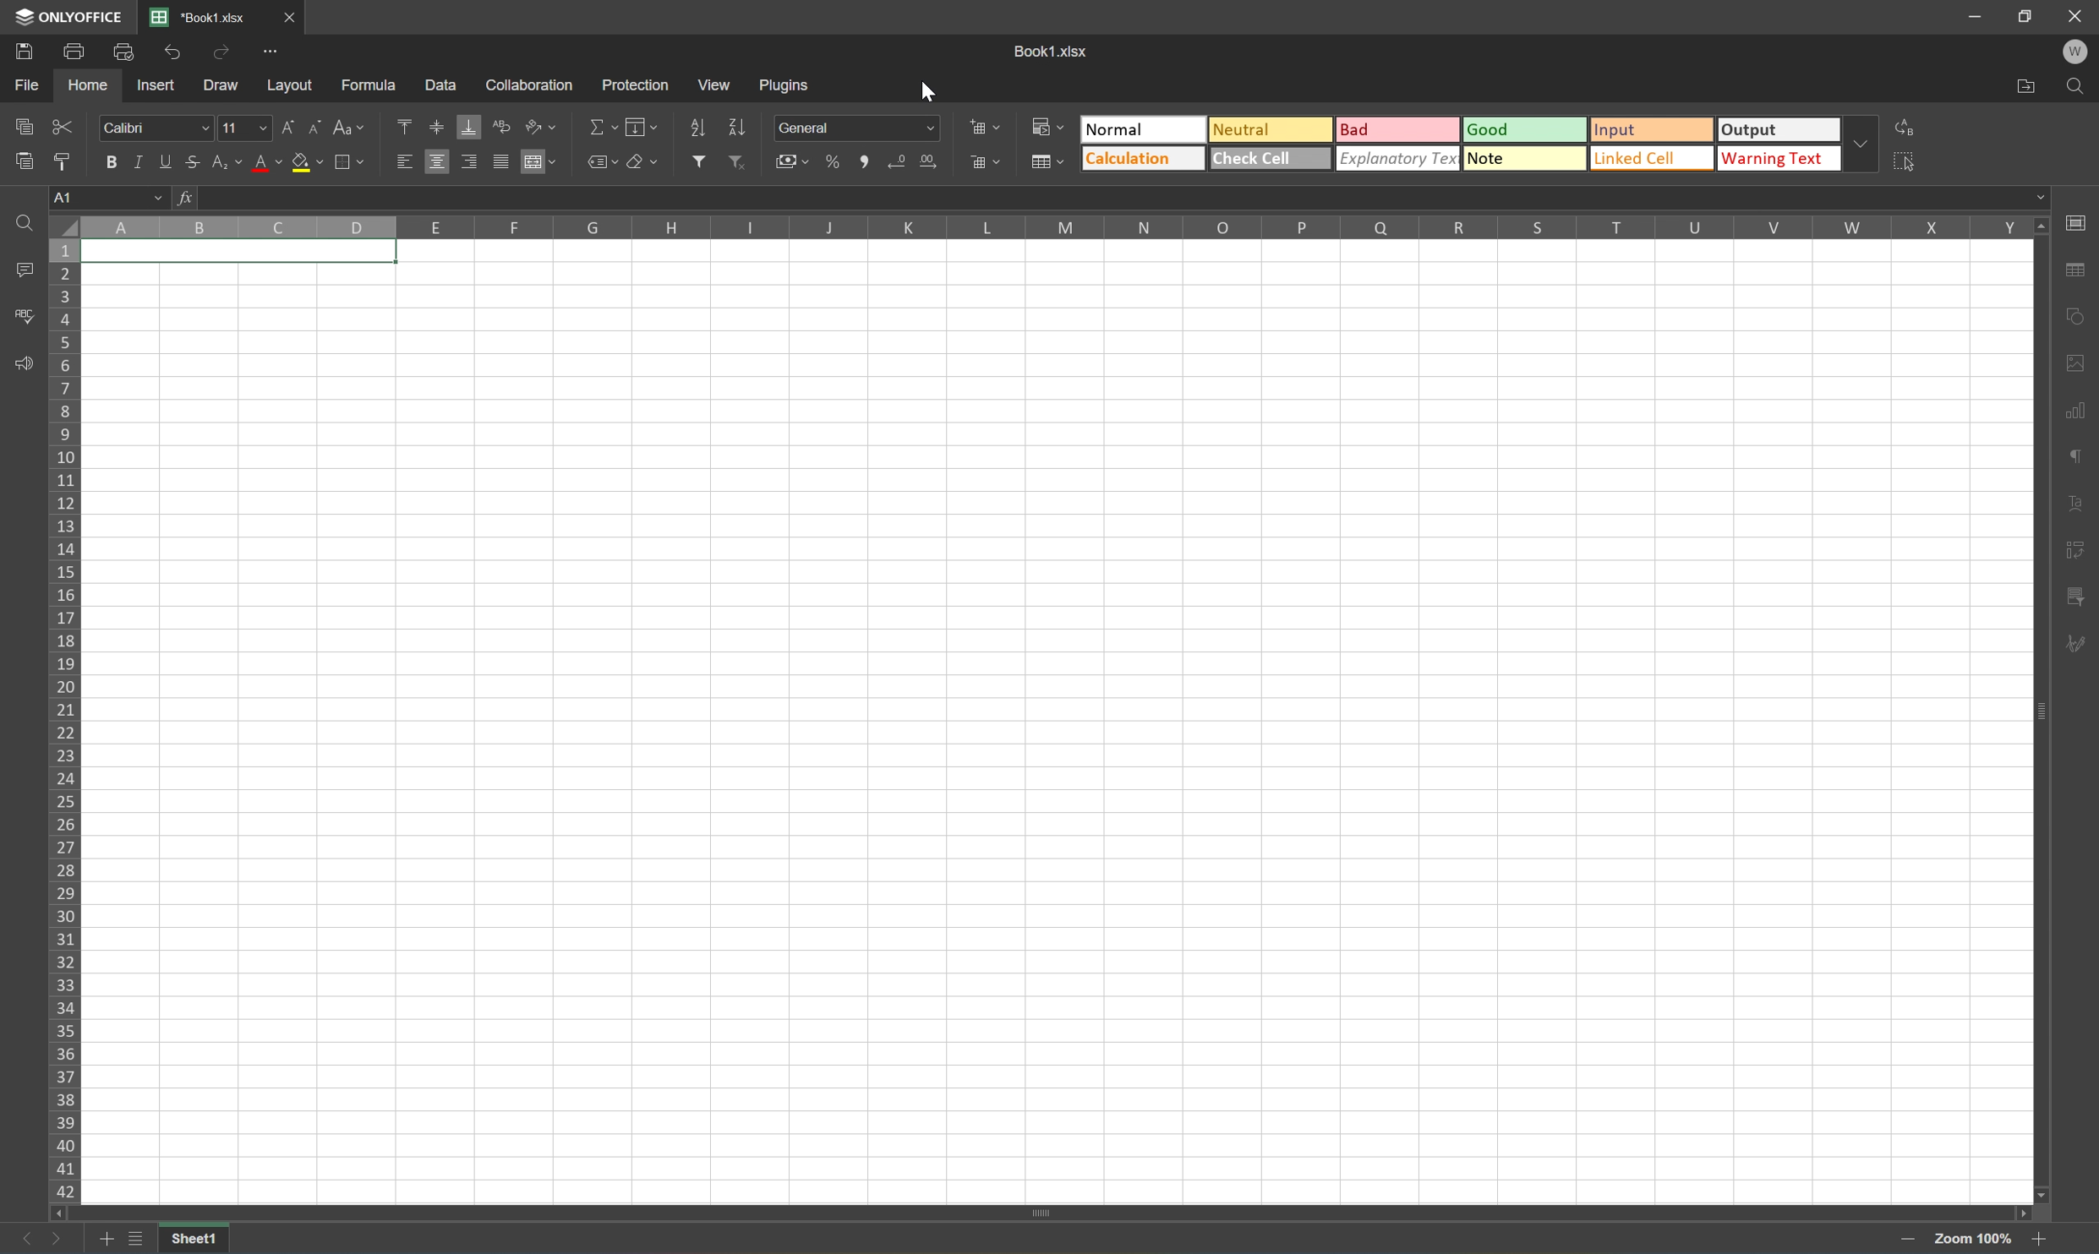 This screenshot has height=1254, width=2099. I want to click on Merge and  center, so click(540, 166).